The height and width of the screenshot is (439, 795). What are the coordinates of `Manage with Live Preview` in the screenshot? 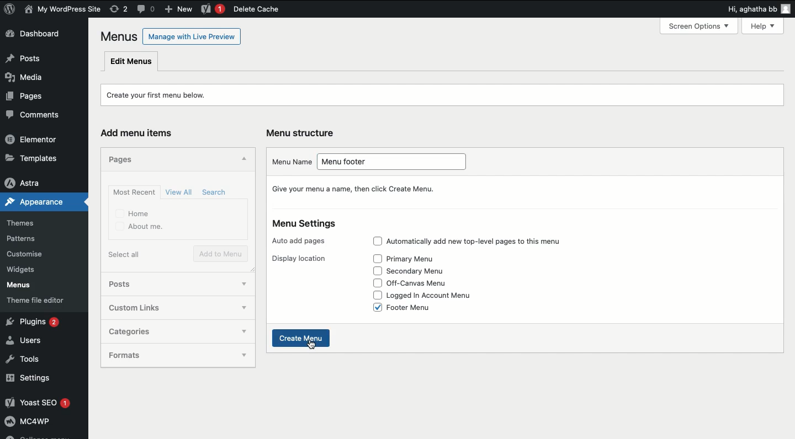 It's located at (192, 36).